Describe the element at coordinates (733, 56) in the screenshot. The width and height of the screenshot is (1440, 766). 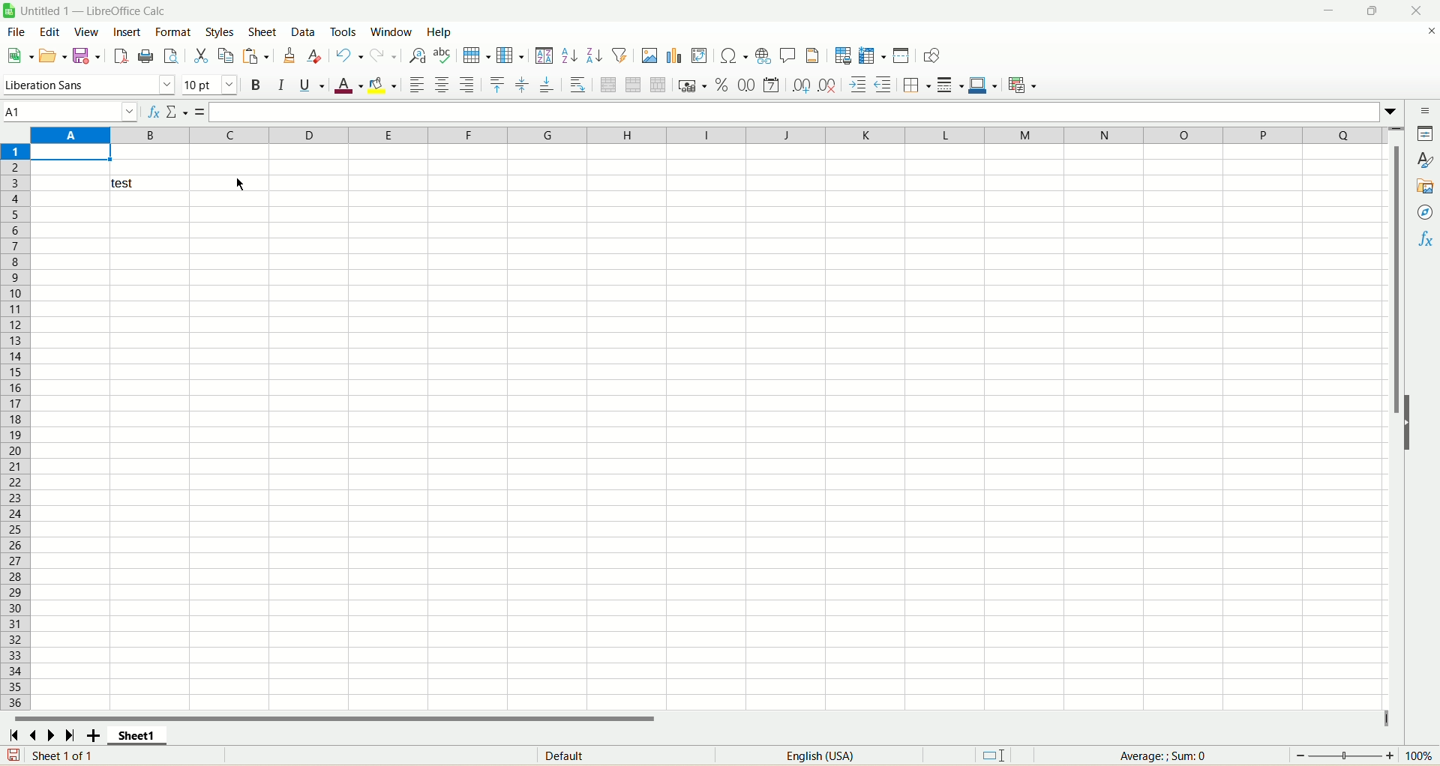
I see `insert symbol` at that location.